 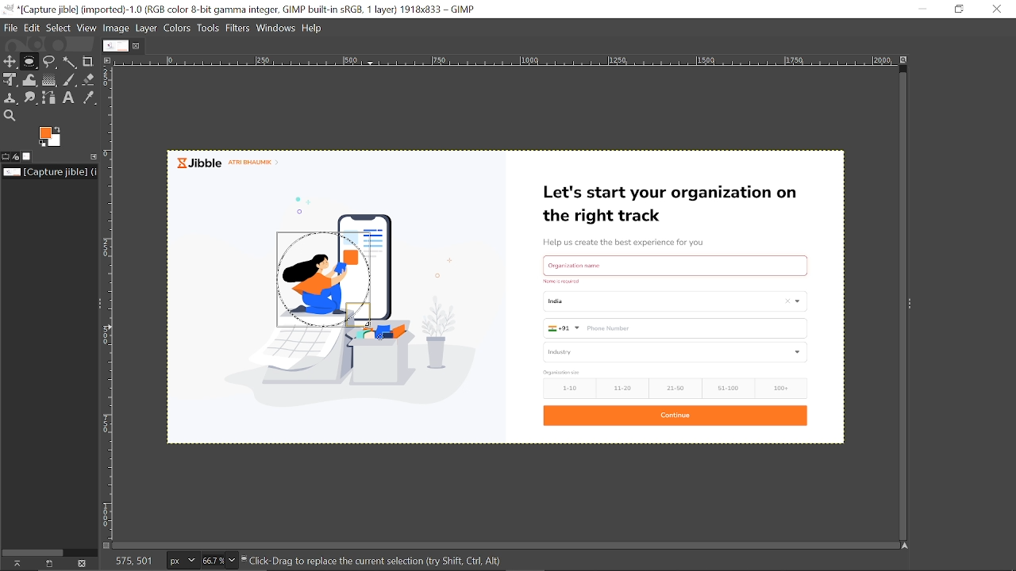 I want to click on Name of the current file, so click(x=51, y=172).